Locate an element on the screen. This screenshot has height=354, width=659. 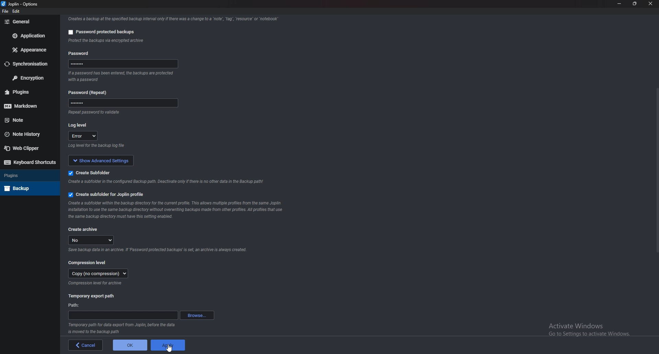
error is located at coordinates (84, 137).